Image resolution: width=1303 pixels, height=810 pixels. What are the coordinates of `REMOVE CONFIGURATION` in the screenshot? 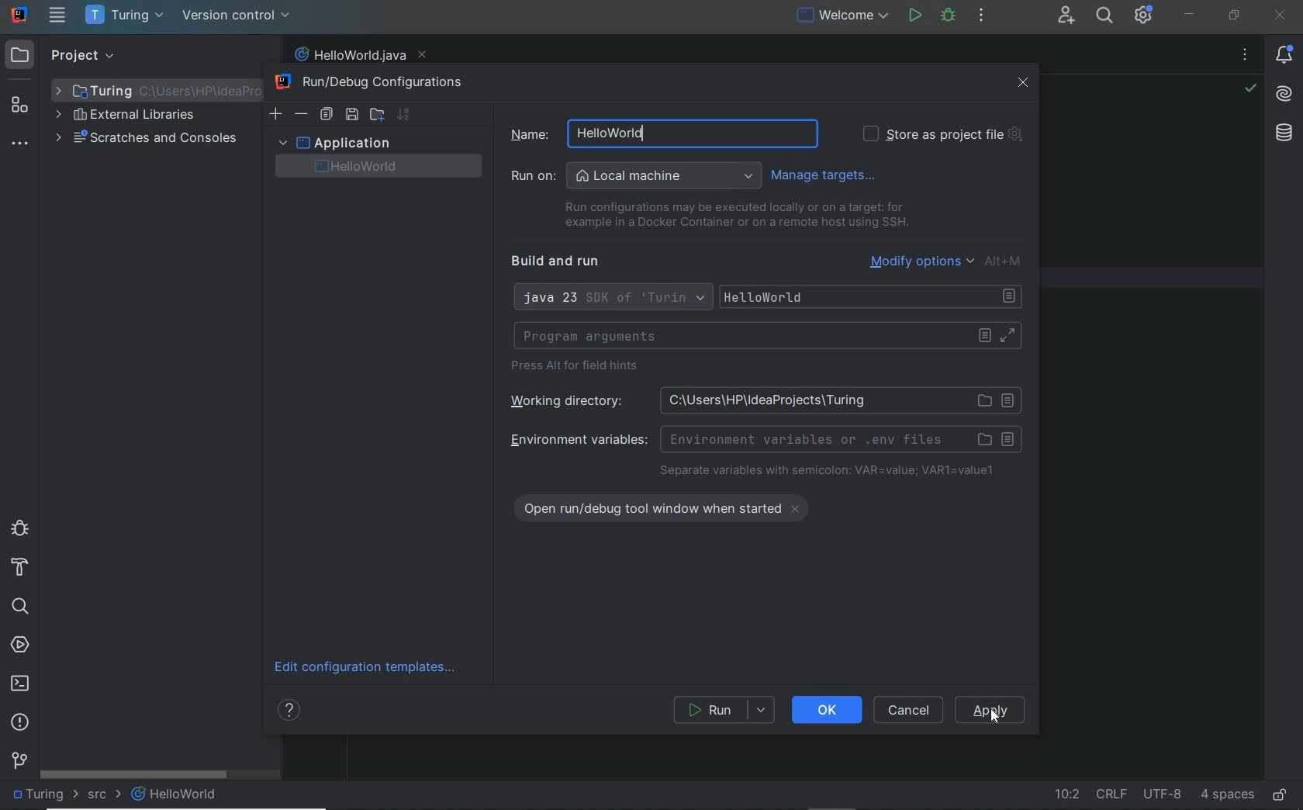 It's located at (302, 114).